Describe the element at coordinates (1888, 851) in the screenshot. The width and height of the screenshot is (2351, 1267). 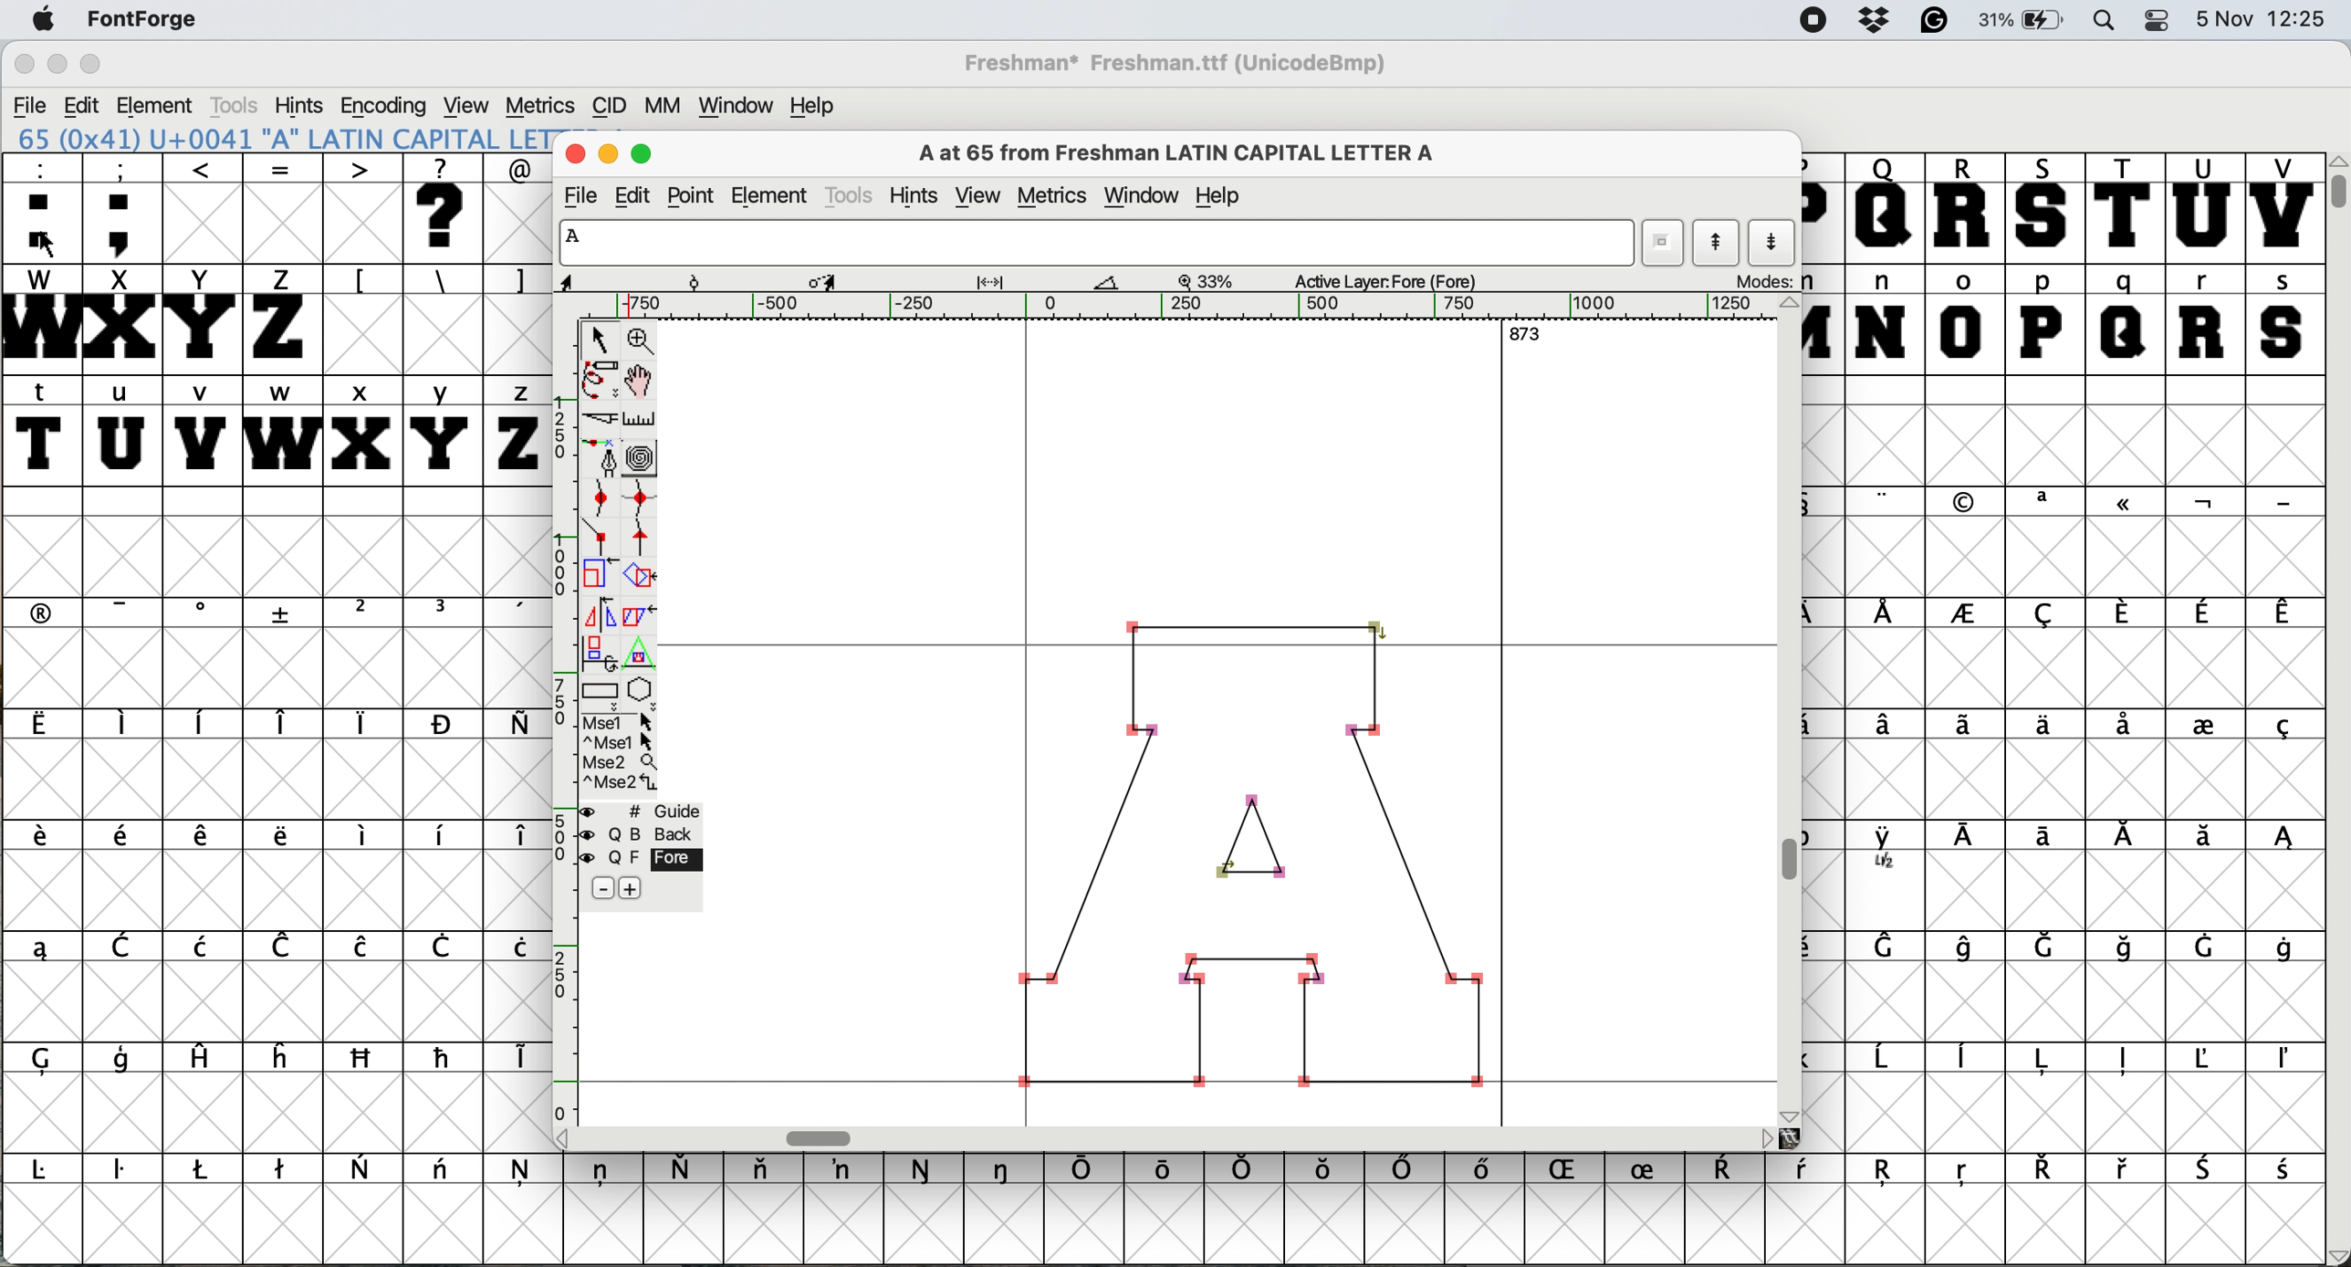
I see `symbol` at that location.